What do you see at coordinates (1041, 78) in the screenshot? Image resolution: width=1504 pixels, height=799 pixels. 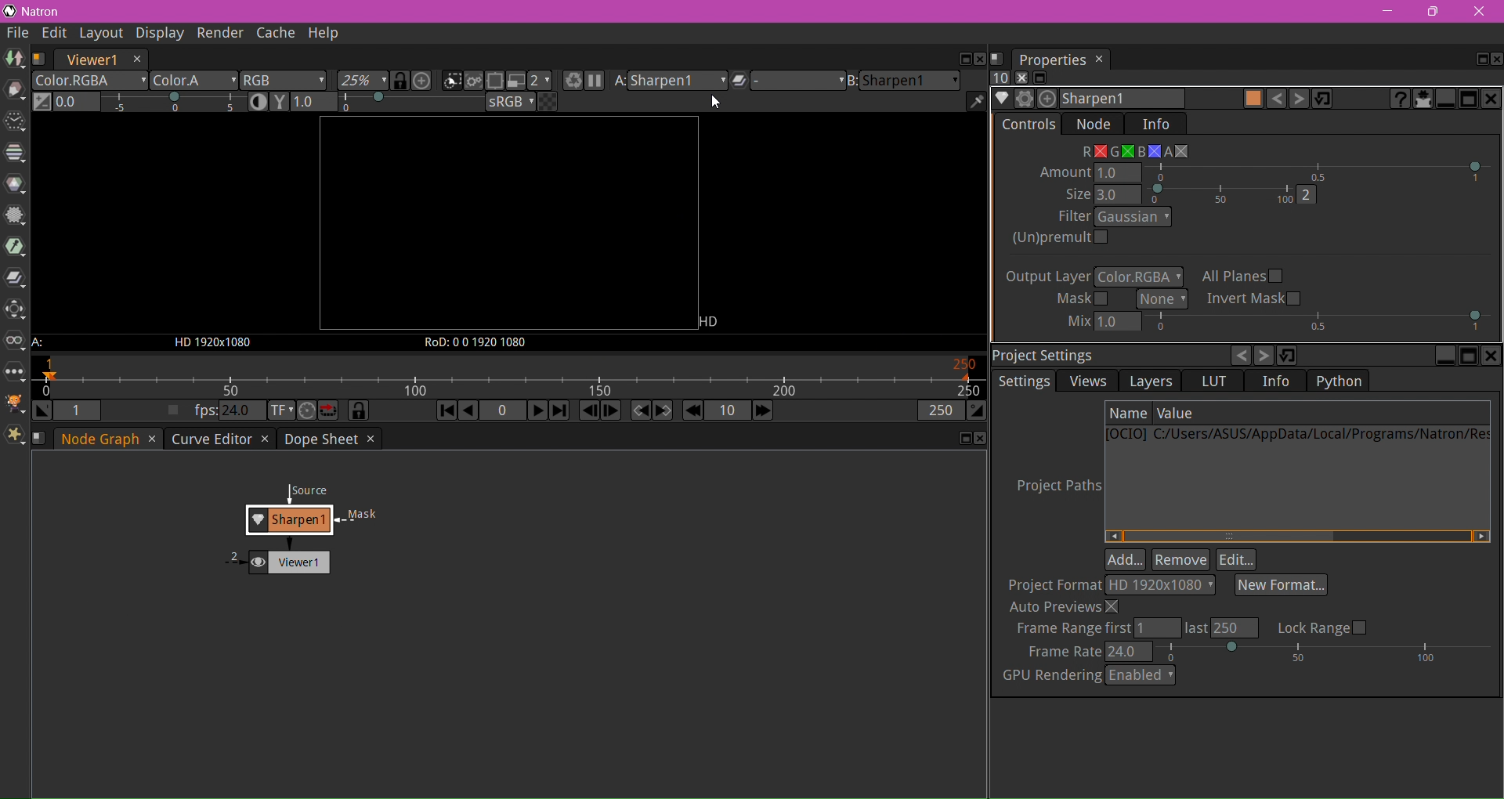 I see `Fullscreen` at bounding box center [1041, 78].